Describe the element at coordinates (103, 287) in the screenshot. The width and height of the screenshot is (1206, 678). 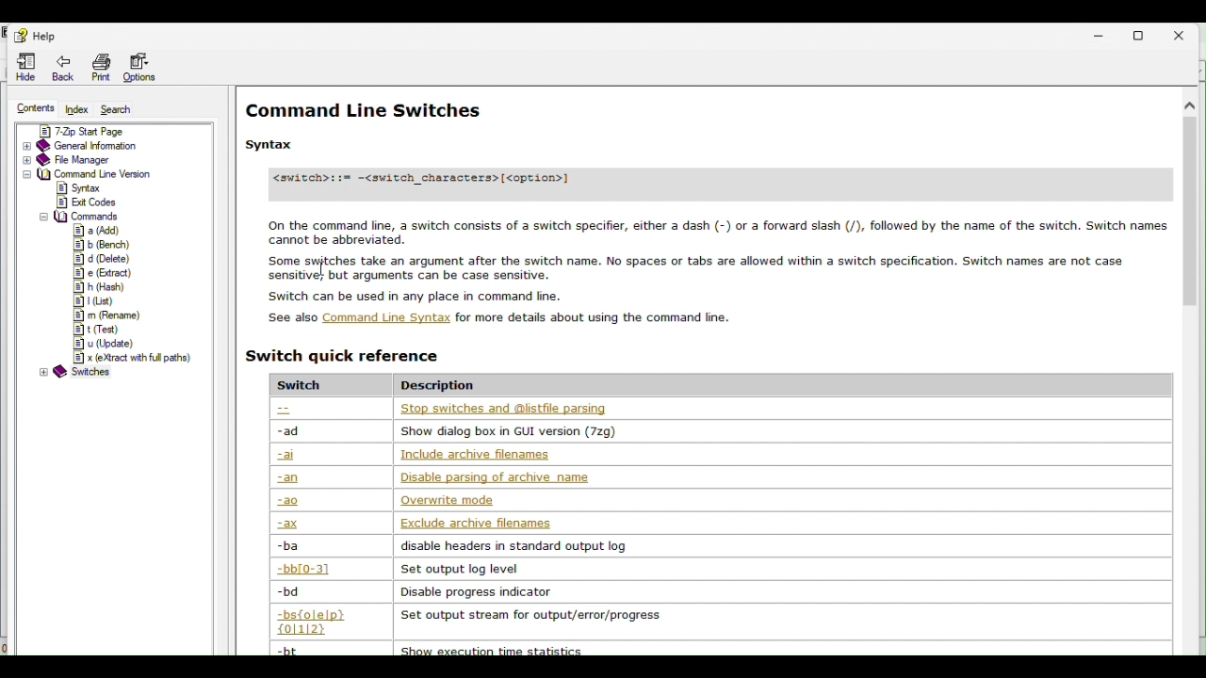
I see `h` at that location.